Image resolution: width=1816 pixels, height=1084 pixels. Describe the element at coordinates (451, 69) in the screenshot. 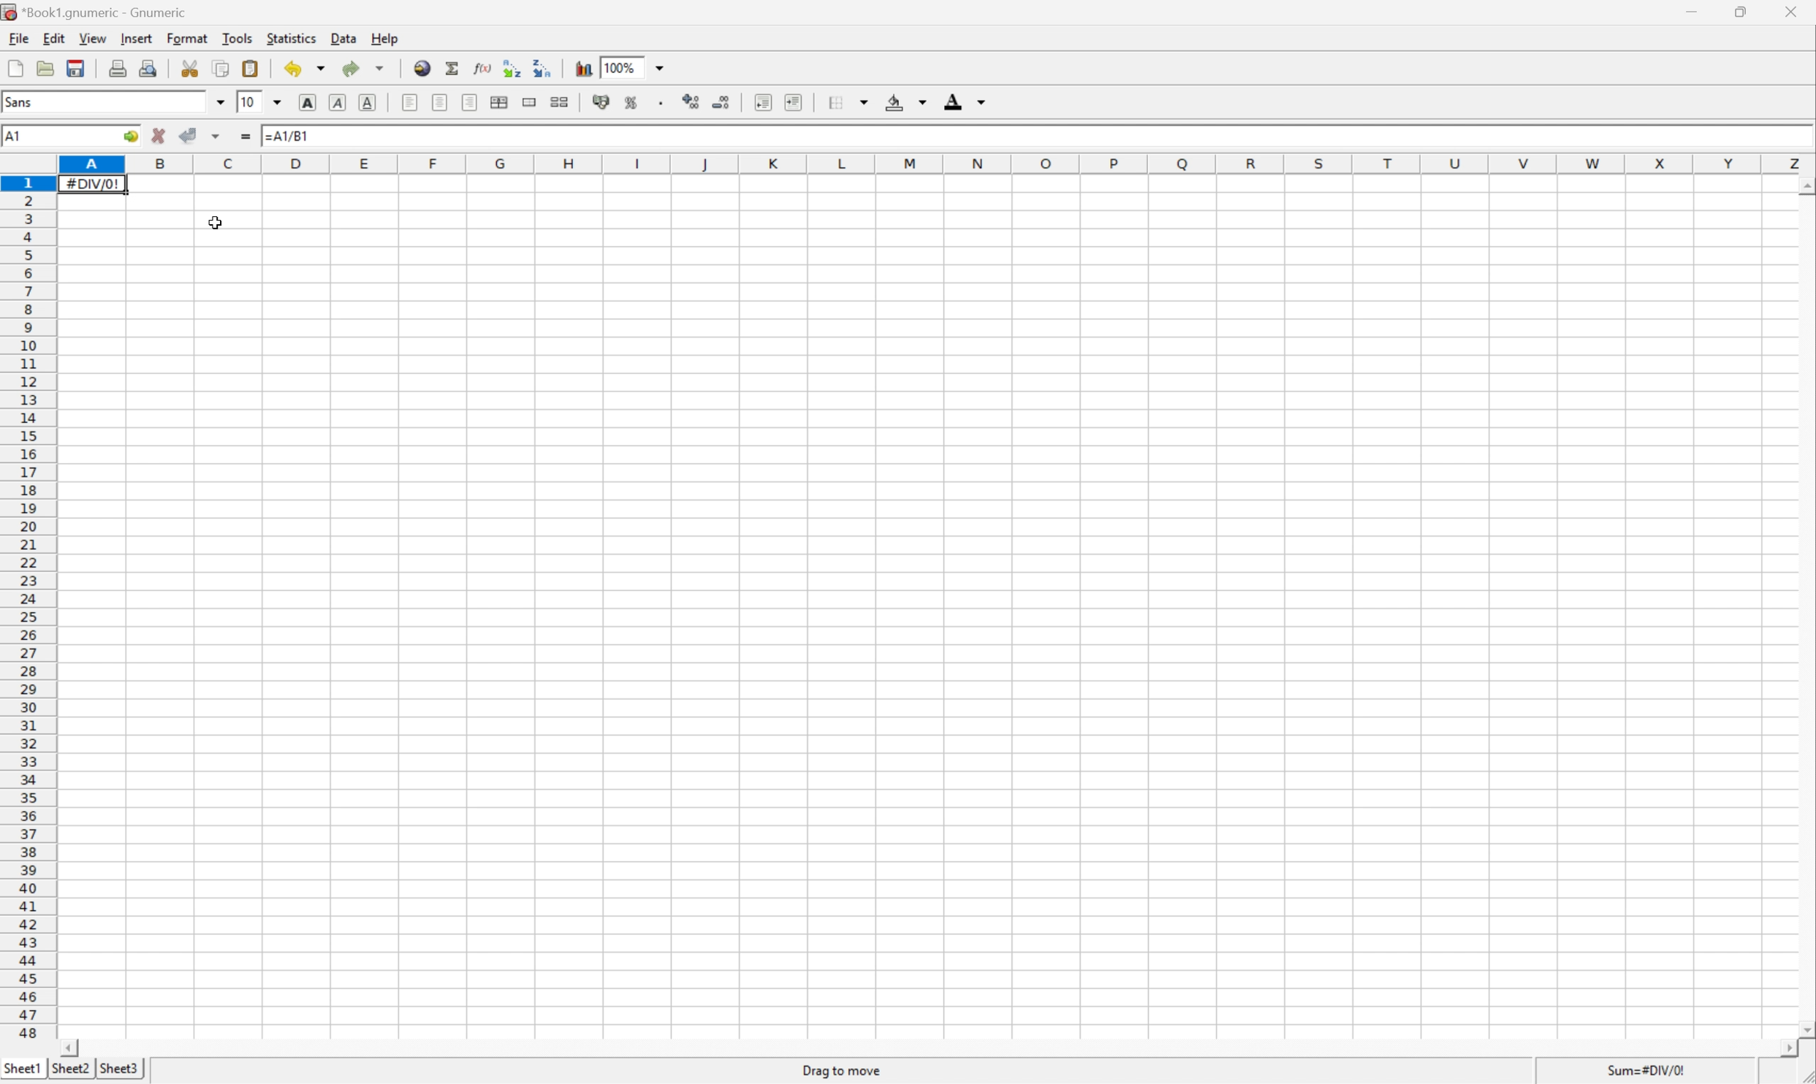

I see `Sum into the current cell` at that location.